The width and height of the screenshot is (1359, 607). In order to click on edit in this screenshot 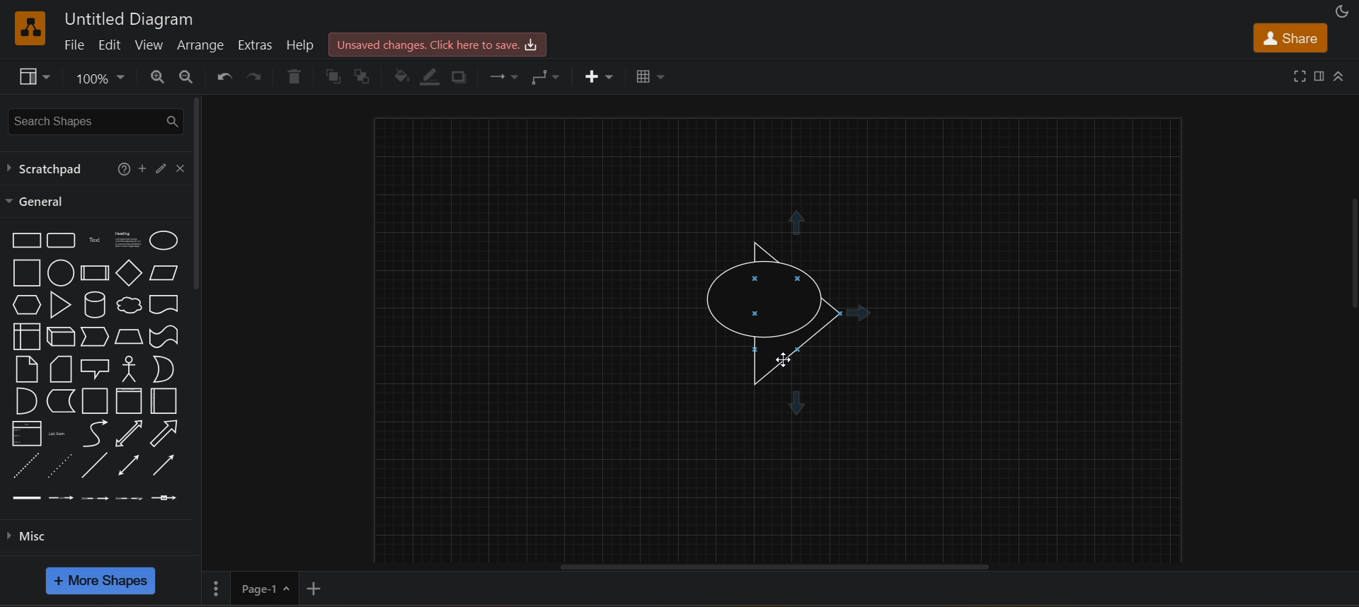, I will do `click(111, 45)`.